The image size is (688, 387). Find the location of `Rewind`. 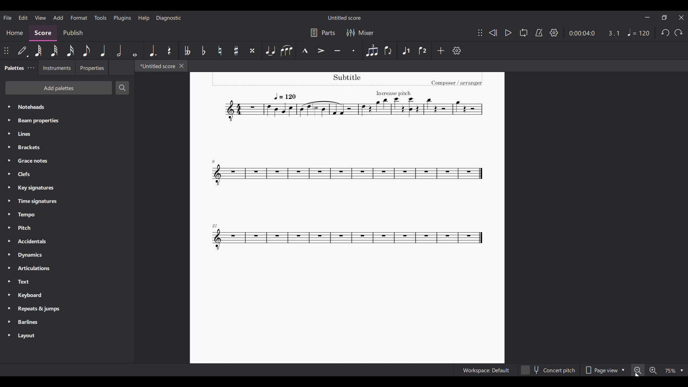

Rewind is located at coordinates (493, 33).